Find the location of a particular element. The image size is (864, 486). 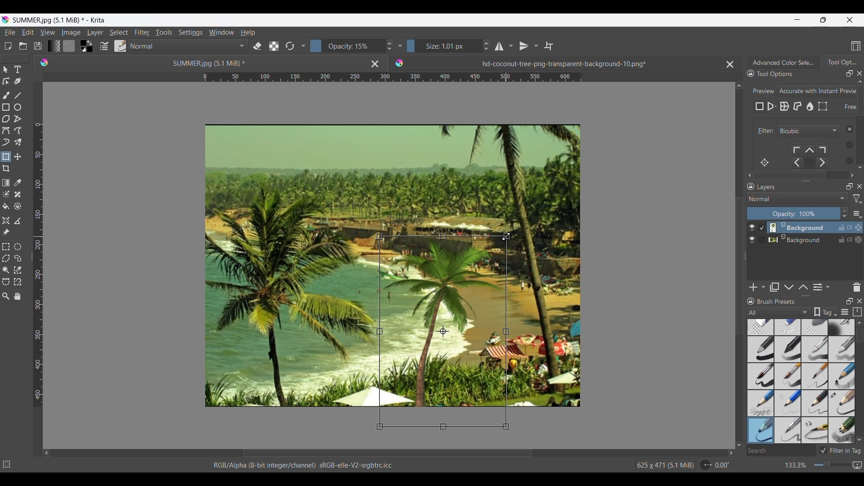

Show/Hide layer is located at coordinates (752, 228).